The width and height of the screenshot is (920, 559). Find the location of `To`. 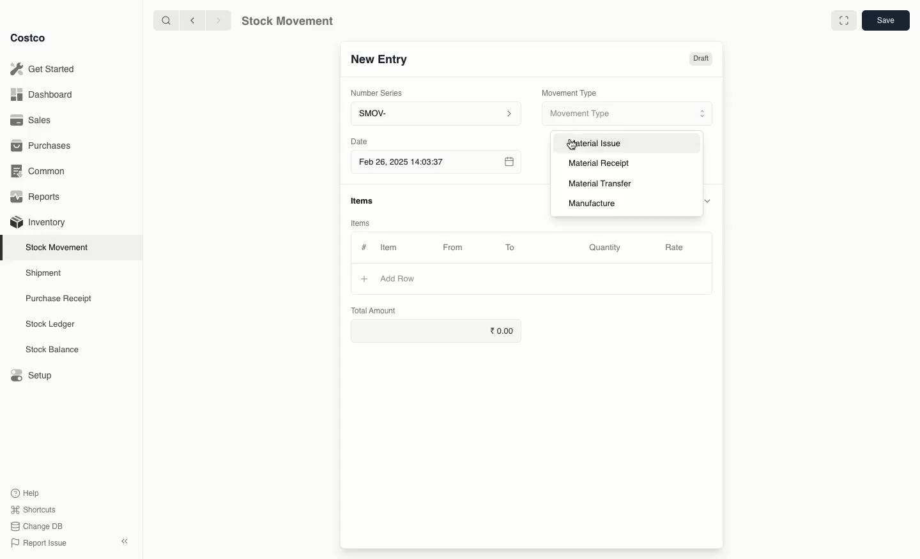

To is located at coordinates (510, 247).